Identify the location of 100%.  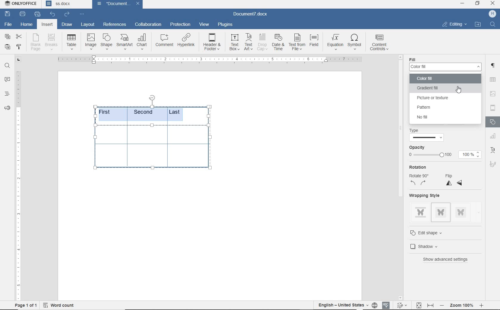
(470, 155).